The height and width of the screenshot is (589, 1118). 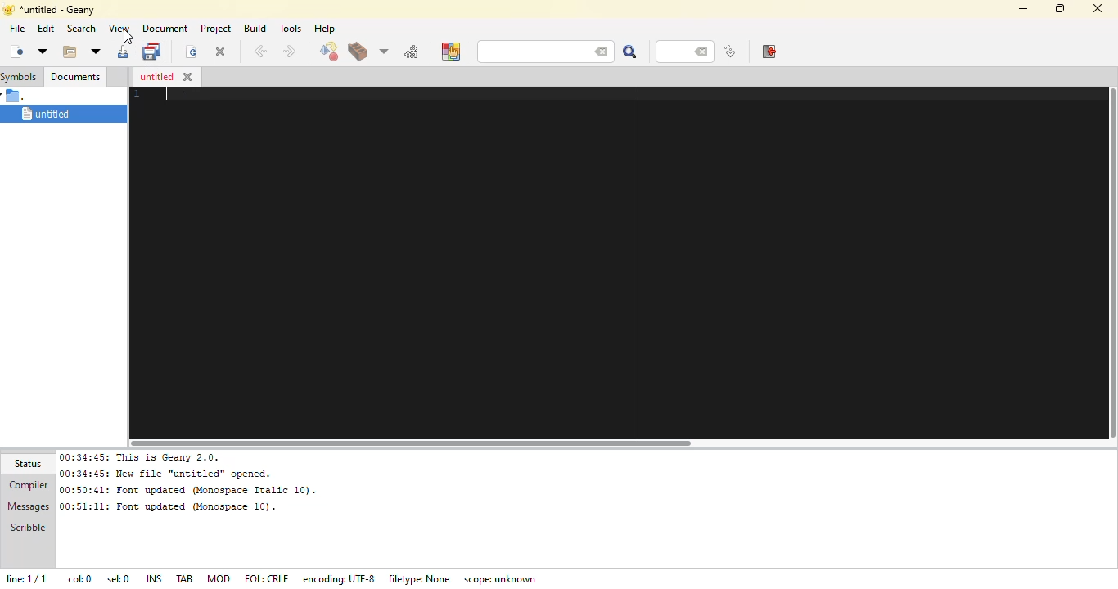 What do you see at coordinates (255, 28) in the screenshot?
I see `build` at bounding box center [255, 28].